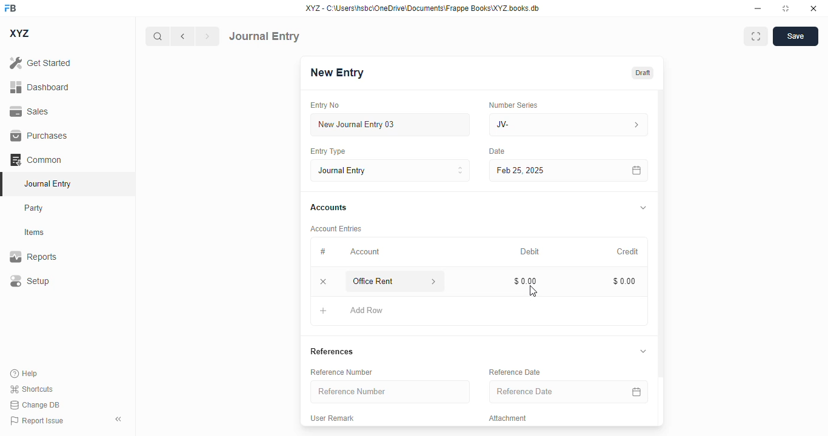  Describe the element at coordinates (758, 8) in the screenshot. I see `minimize` at that location.